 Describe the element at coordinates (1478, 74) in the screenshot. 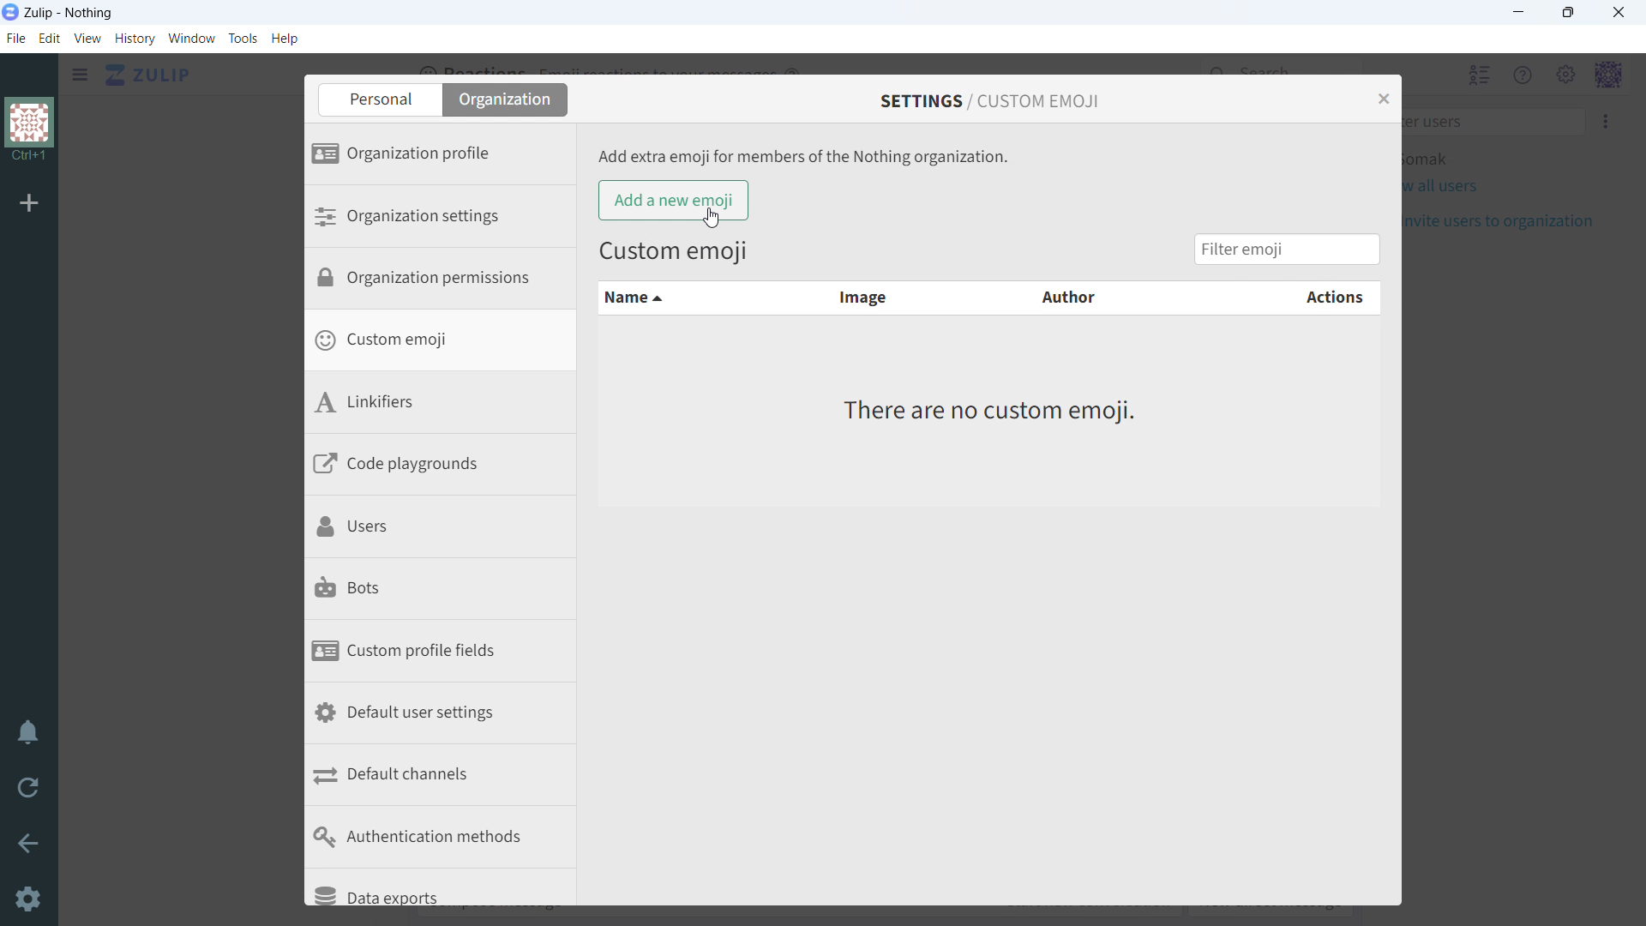

I see `hide user list` at that location.